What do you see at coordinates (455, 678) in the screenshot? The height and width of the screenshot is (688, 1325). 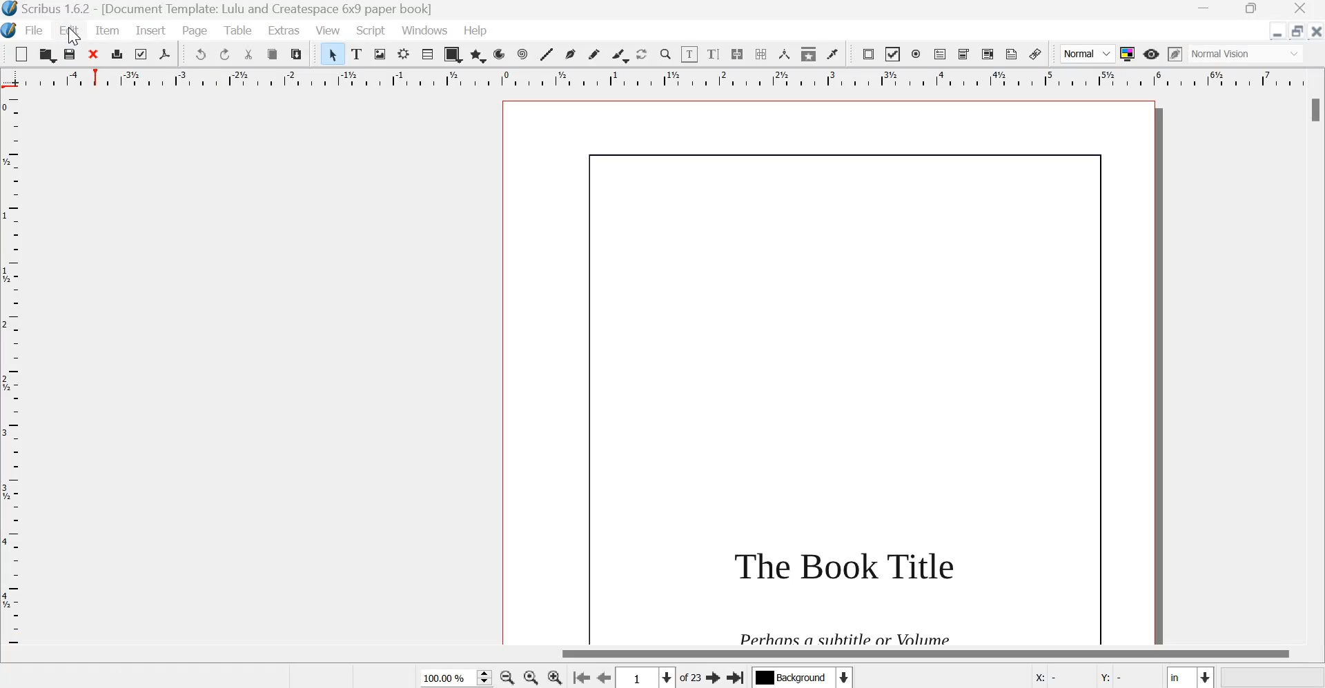 I see `current zoom level` at bounding box center [455, 678].